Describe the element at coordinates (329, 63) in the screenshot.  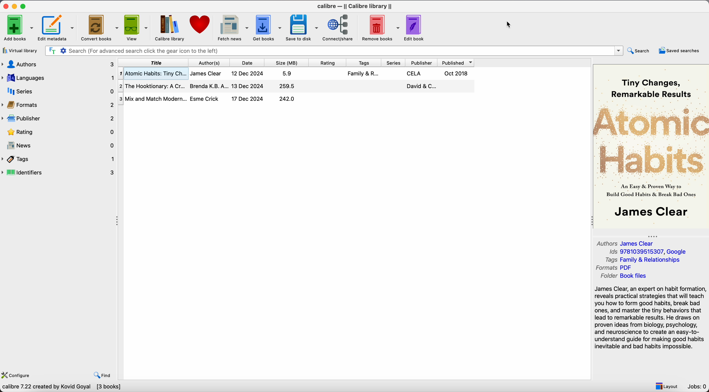
I see `rating` at that location.